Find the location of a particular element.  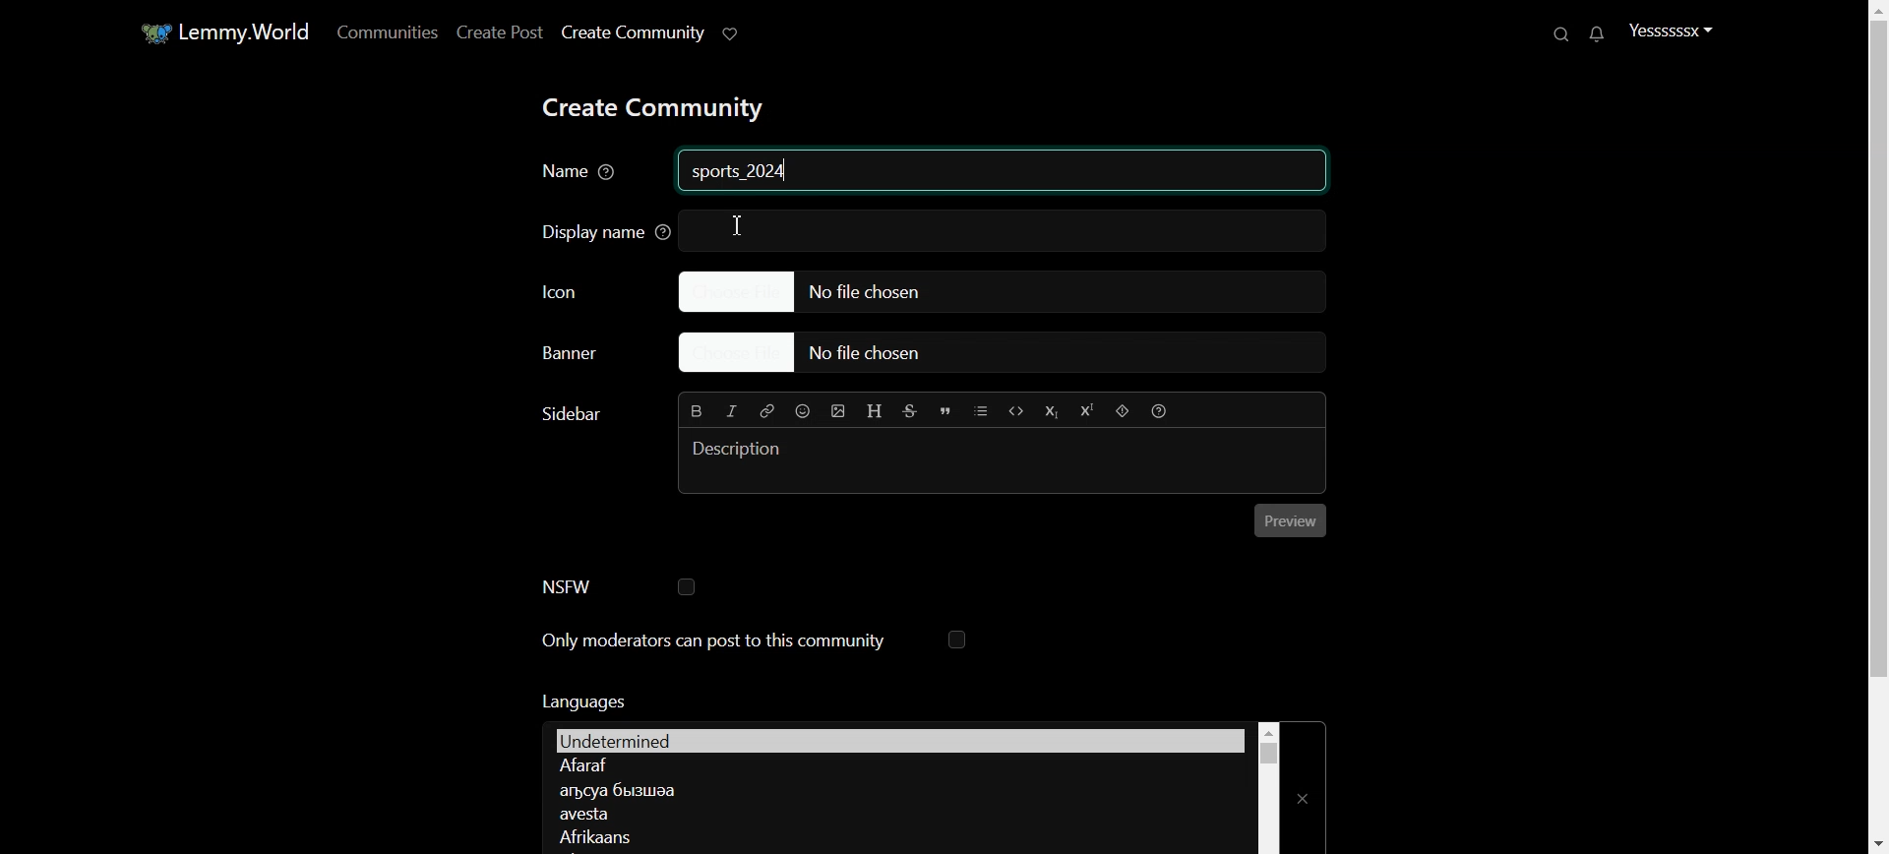

Quote is located at coordinates (945, 411).